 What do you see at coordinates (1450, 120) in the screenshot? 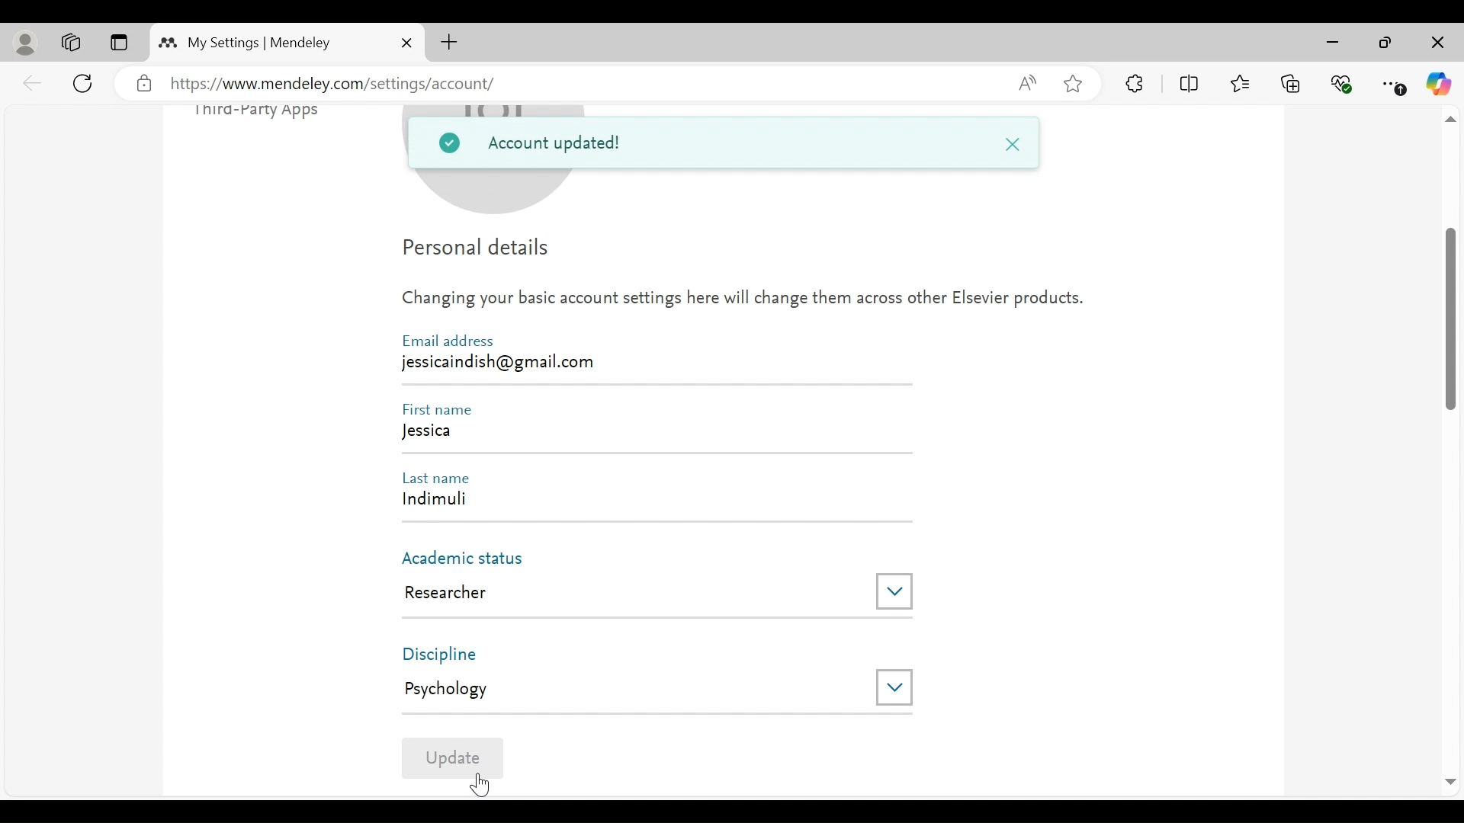
I see `scroll up` at bounding box center [1450, 120].